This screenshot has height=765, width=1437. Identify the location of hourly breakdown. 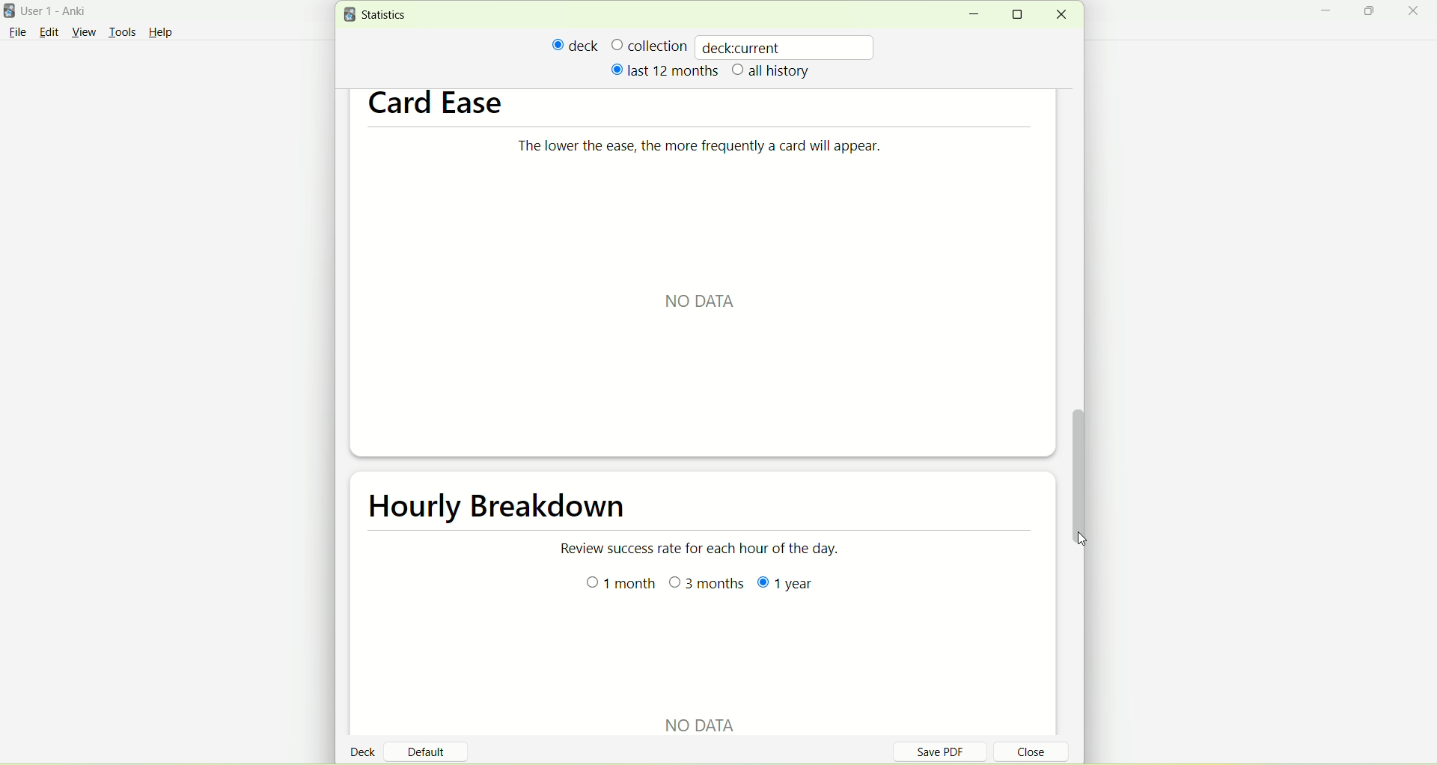
(489, 511).